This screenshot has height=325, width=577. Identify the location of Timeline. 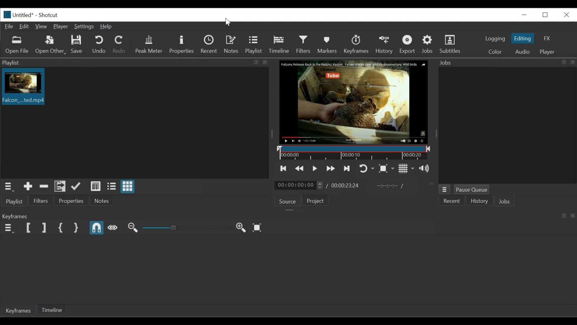
(354, 153).